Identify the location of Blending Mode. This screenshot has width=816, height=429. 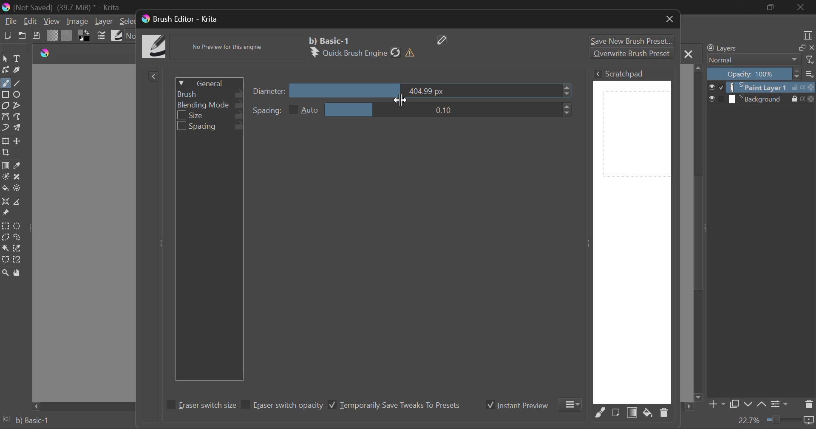
(210, 105).